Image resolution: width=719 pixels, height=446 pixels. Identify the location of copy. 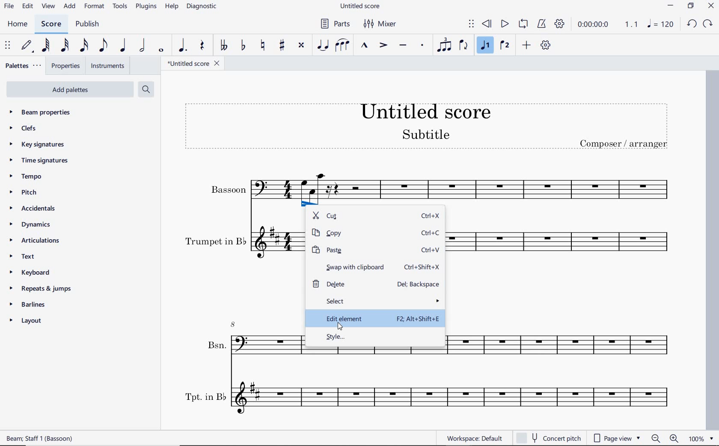
(376, 232).